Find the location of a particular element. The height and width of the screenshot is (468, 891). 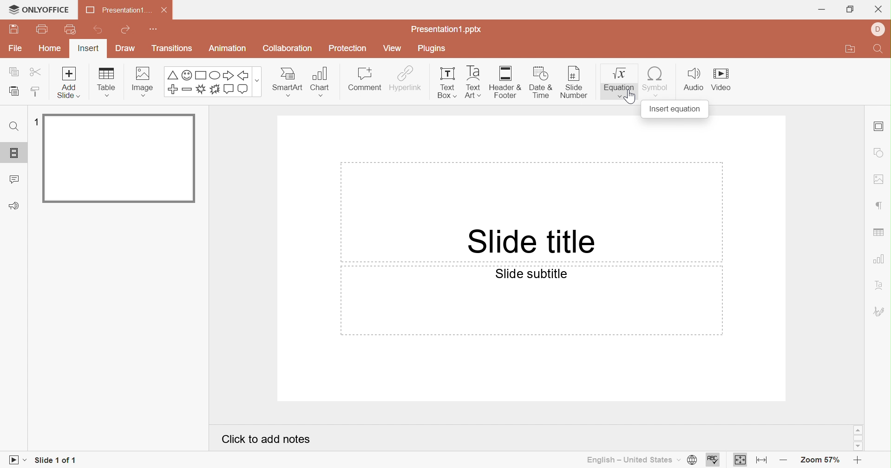

Paste is located at coordinates (13, 91).